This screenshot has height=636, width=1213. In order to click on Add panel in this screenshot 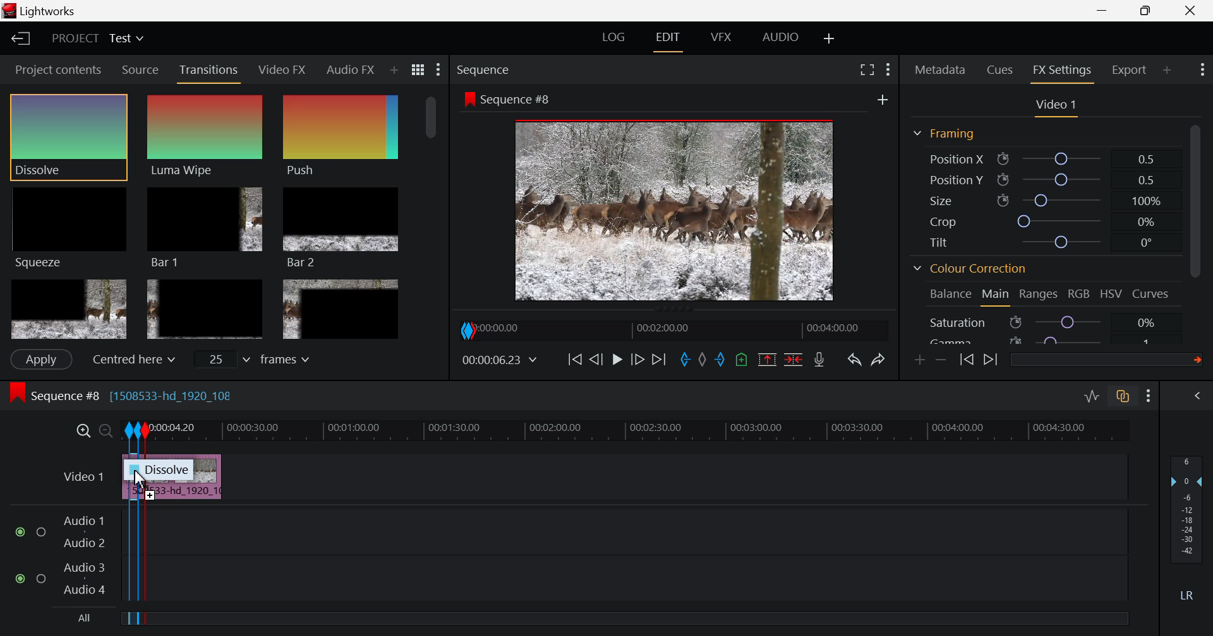, I will do `click(1168, 72)`.